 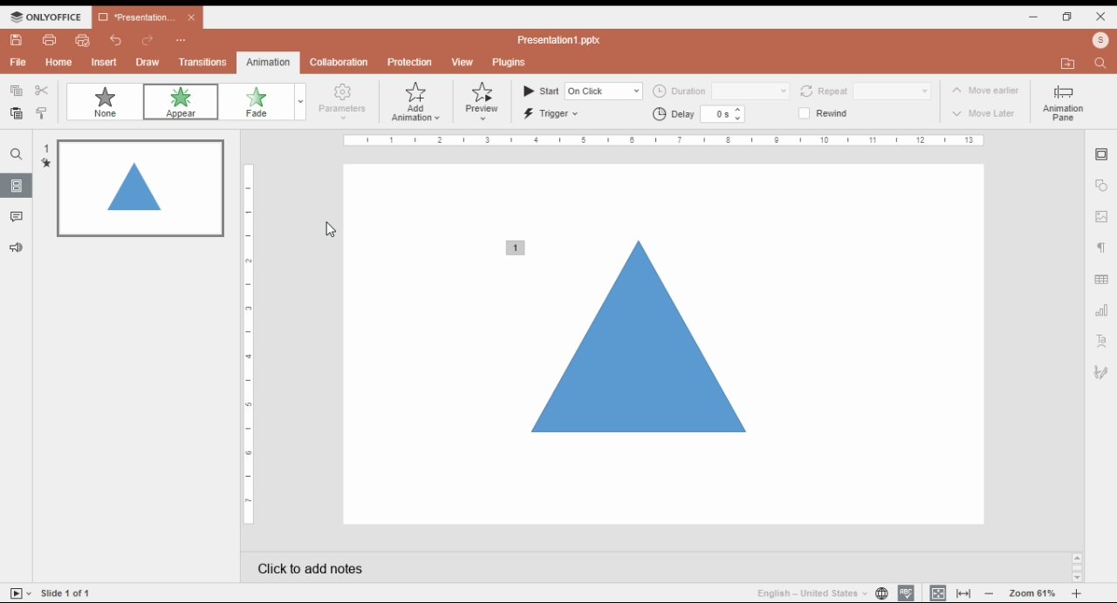 I want to click on protection, so click(x=412, y=62).